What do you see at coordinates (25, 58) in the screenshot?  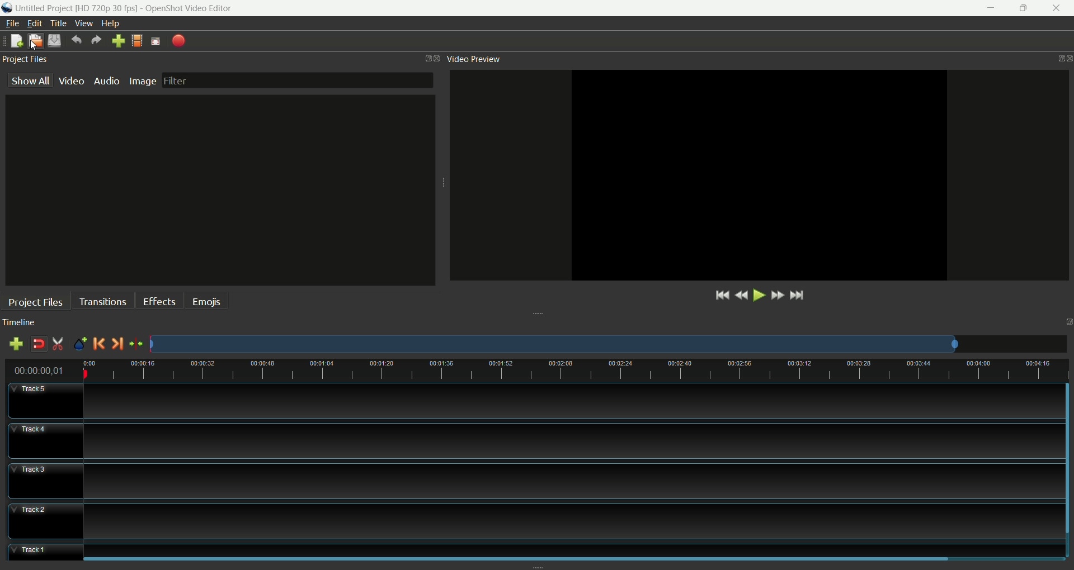 I see `project files` at bounding box center [25, 58].